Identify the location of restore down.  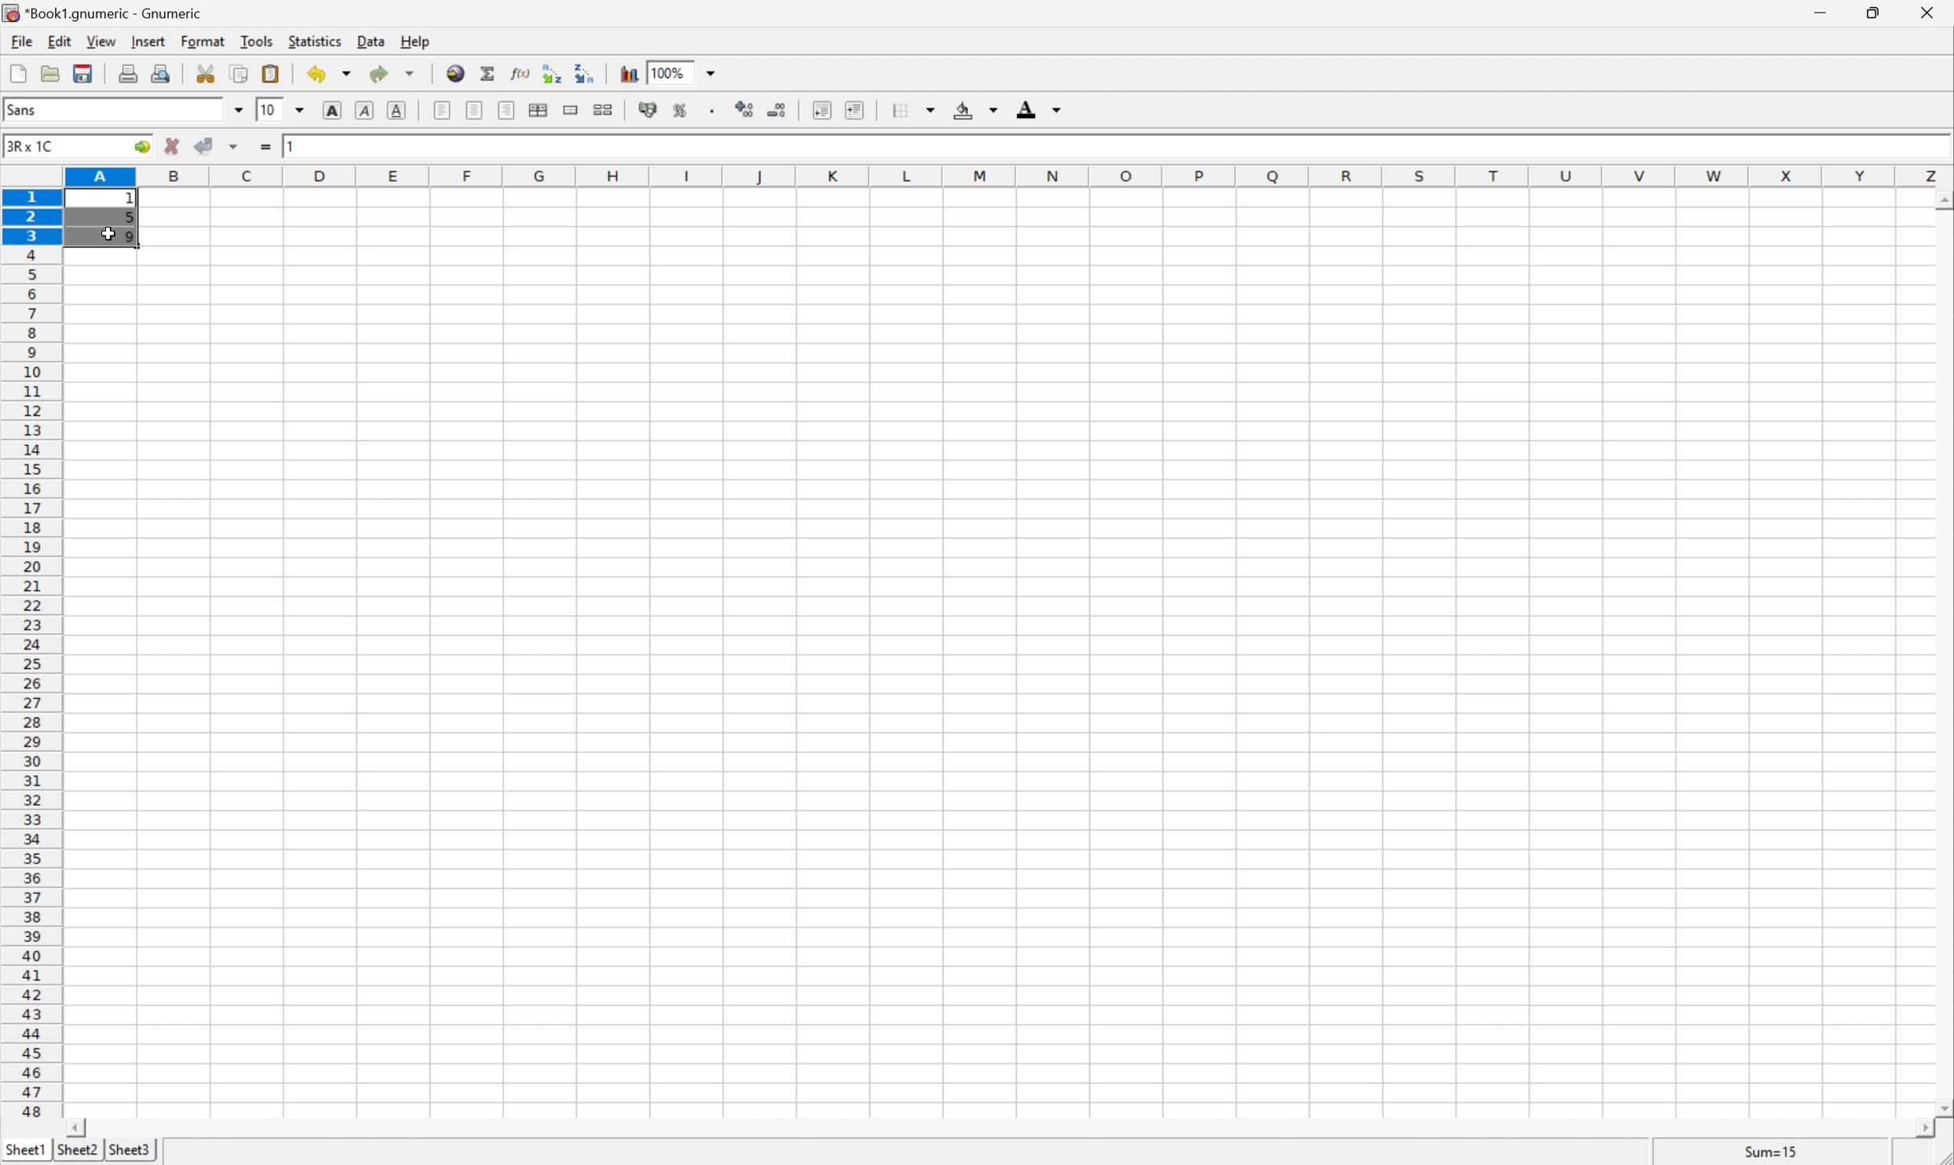
(1875, 13).